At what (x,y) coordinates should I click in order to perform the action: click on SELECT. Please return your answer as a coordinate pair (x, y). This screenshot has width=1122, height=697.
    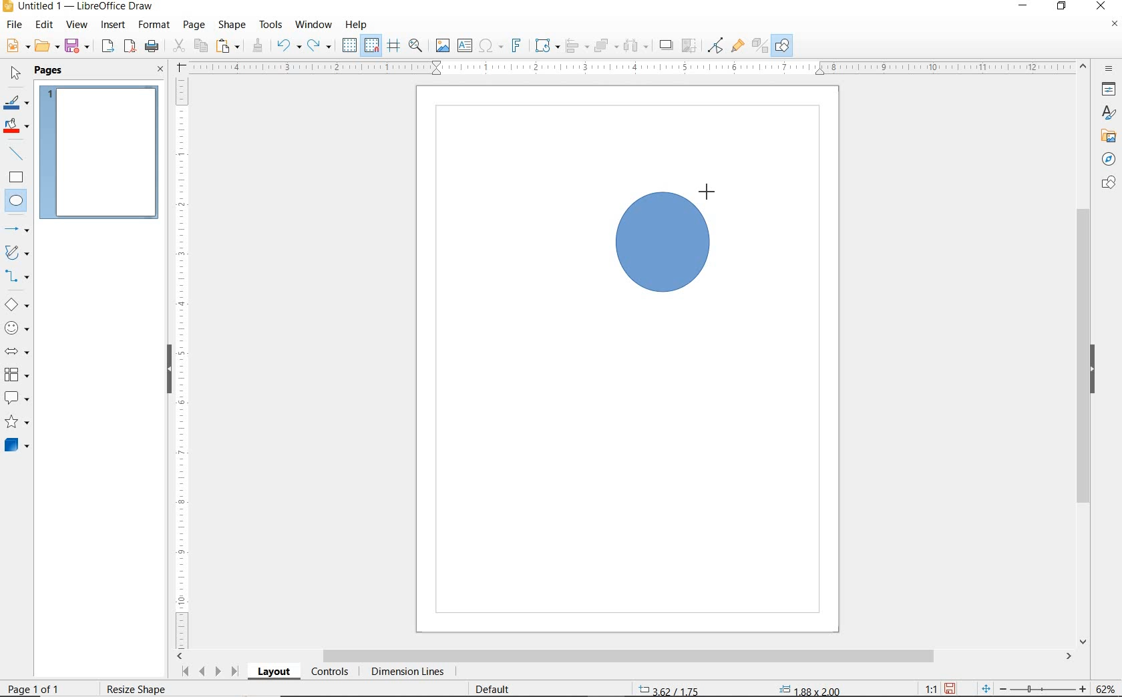
    Looking at the image, I should click on (16, 74).